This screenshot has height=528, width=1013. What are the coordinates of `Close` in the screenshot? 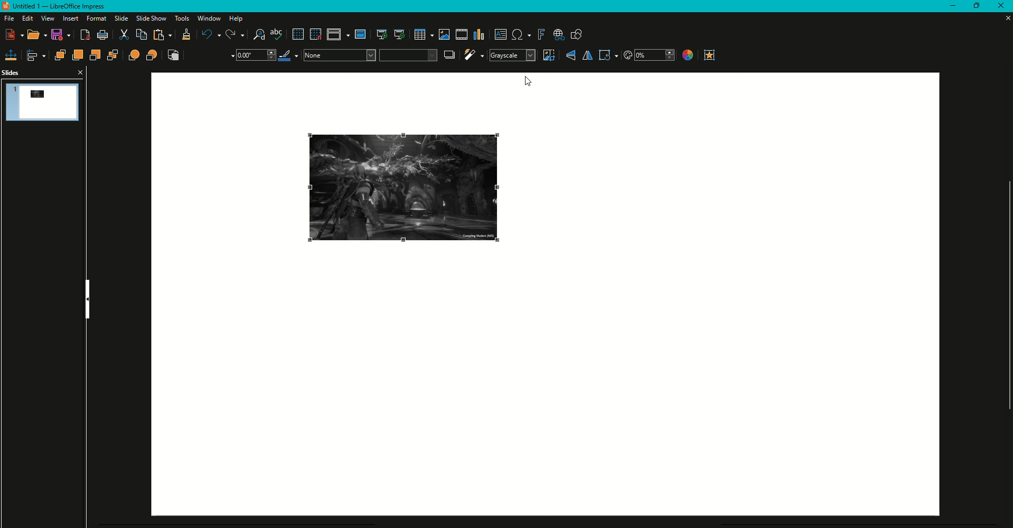 It's located at (79, 72).